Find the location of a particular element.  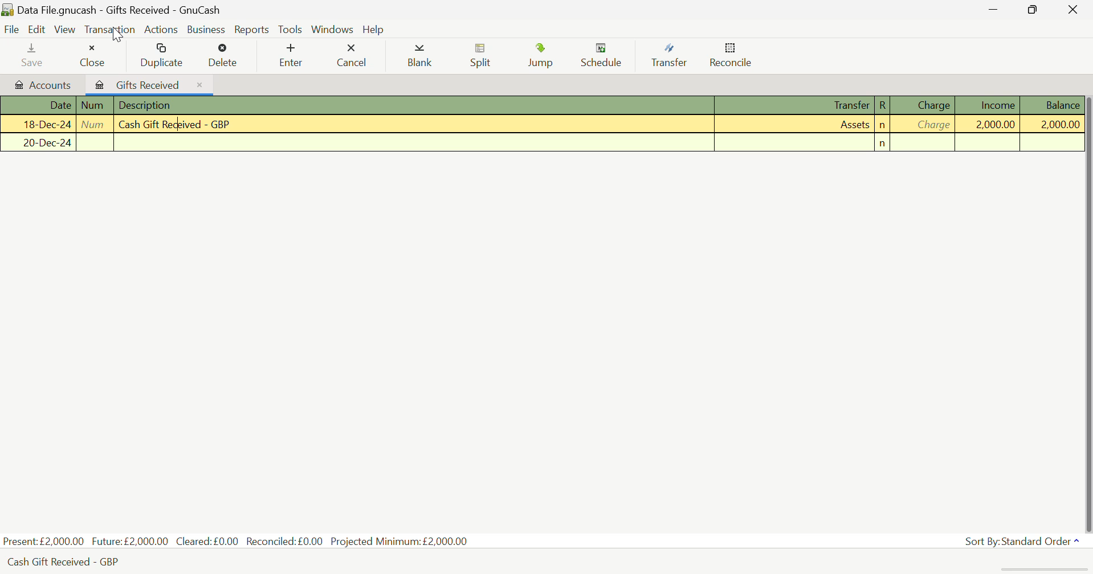

Transfer is located at coordinates (796, 106).